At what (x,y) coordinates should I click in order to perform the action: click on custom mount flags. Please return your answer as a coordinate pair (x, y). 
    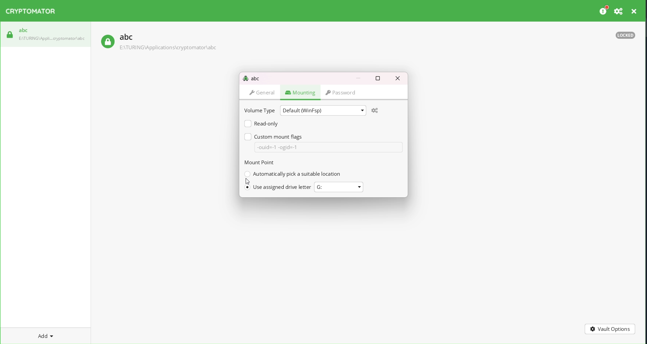
    Looking at the image, I should click on (274, 136).